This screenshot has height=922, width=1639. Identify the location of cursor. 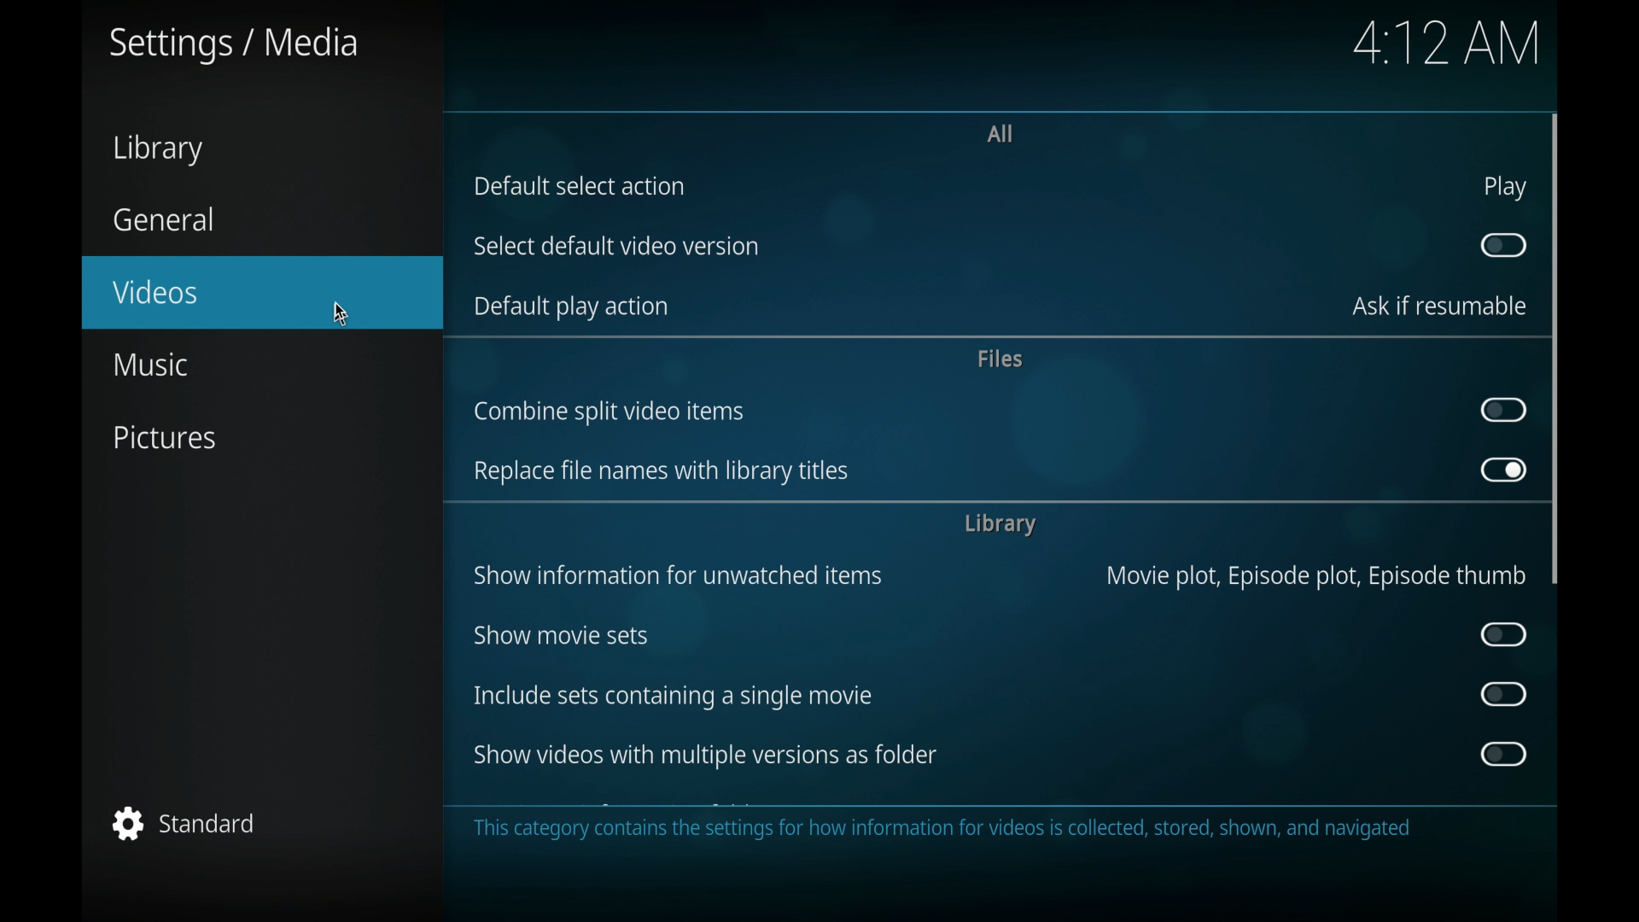
(347, 319).